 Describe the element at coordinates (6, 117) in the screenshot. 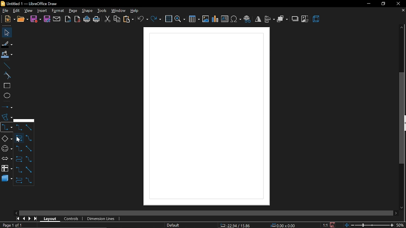

I see `curves and polygons` at that location.